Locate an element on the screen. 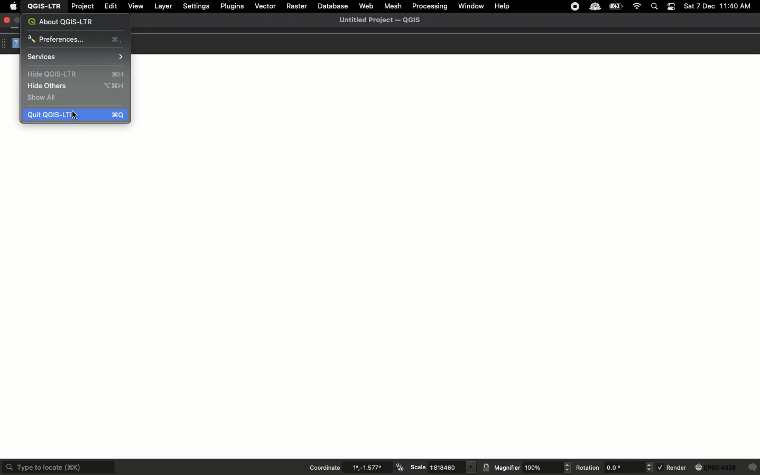 The image size is (760, 475). Untitled is located at coordinates (384, 22).